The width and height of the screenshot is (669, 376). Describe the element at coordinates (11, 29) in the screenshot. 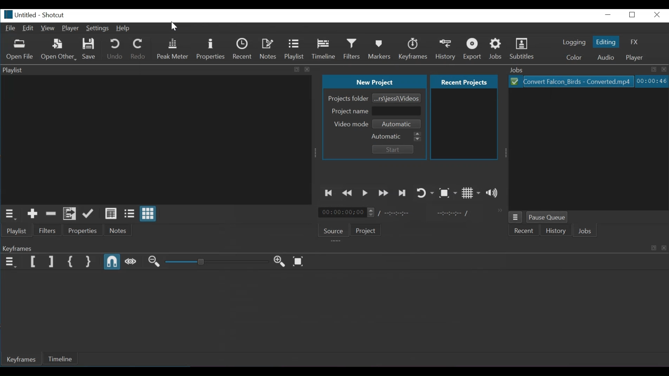

I see `File` at that location.